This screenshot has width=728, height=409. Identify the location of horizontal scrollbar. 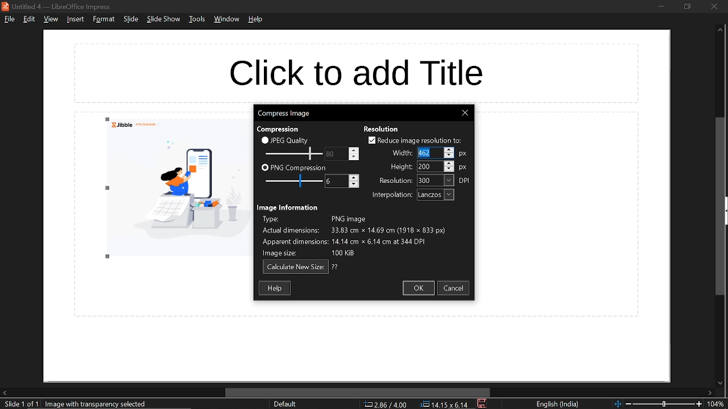
(358, 393).